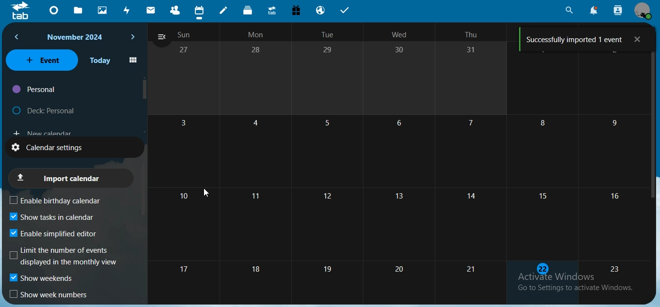 The width and height of the screenshot is (660, 307). I want to click on notifications, so click(592, 10).